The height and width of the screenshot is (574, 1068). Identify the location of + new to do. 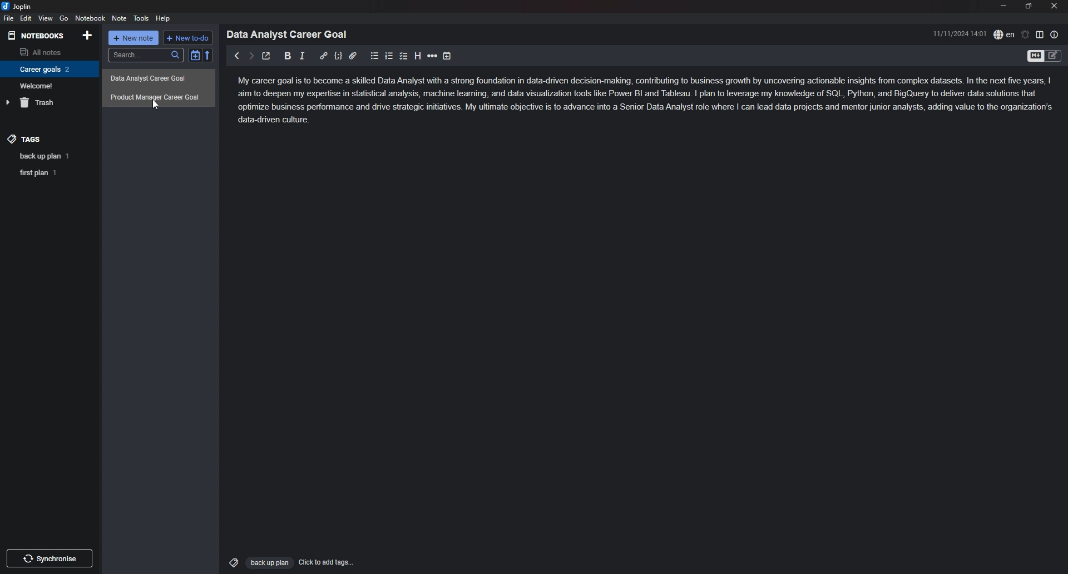
(187, 38).